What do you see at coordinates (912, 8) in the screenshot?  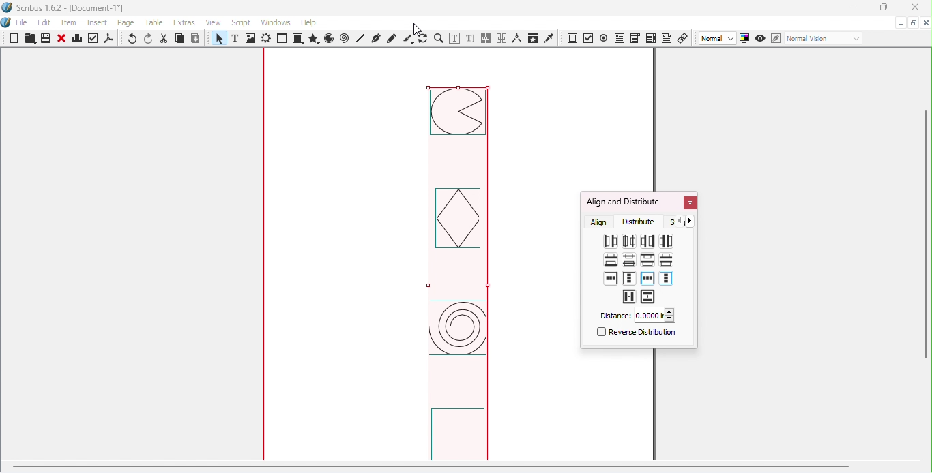 I see `Close` at bounding box center [912, 8].